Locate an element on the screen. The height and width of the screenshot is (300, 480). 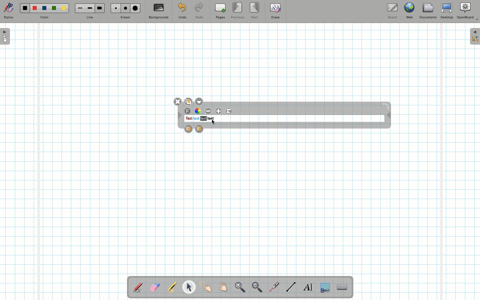
Blue is located at coordinates (45, 8).